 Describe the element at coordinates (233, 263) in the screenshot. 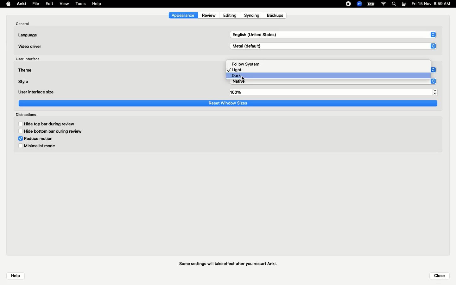

I see `Some settings will take effect after you restart Anki` at that location.